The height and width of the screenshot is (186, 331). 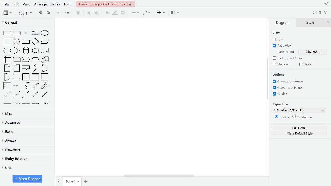 I want to click on insert page, so click(x=86, y=181).